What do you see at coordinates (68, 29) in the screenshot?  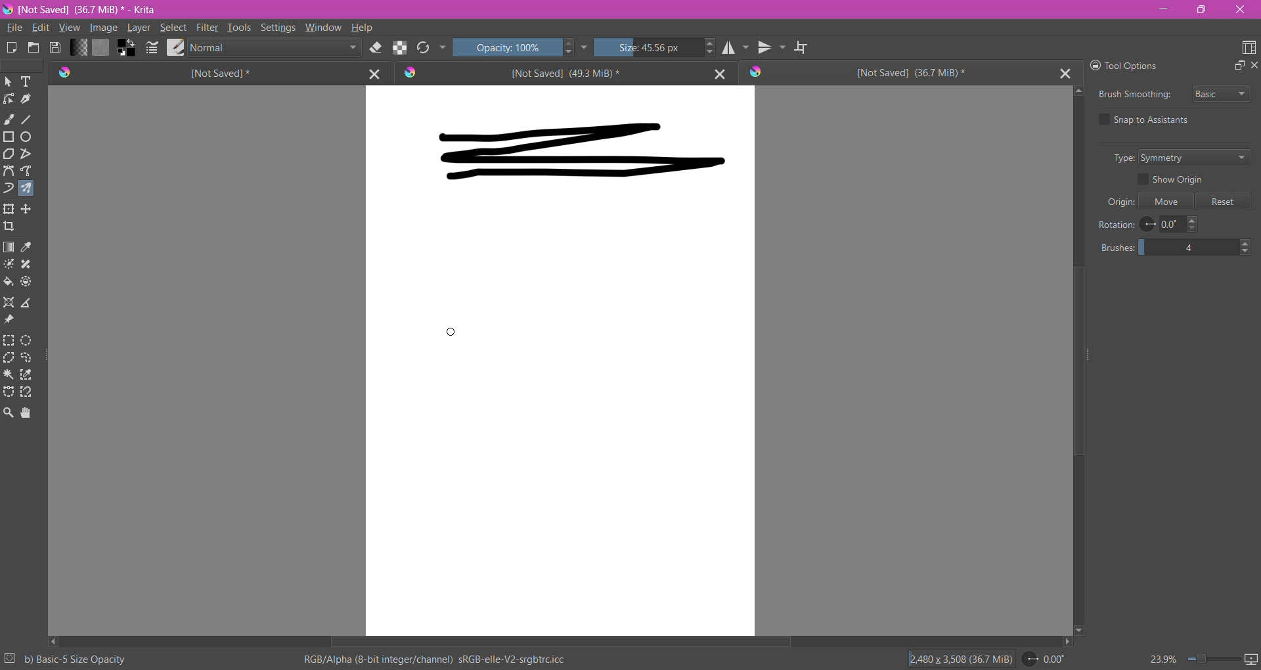 I see `View` at bounding box center [68, 29].